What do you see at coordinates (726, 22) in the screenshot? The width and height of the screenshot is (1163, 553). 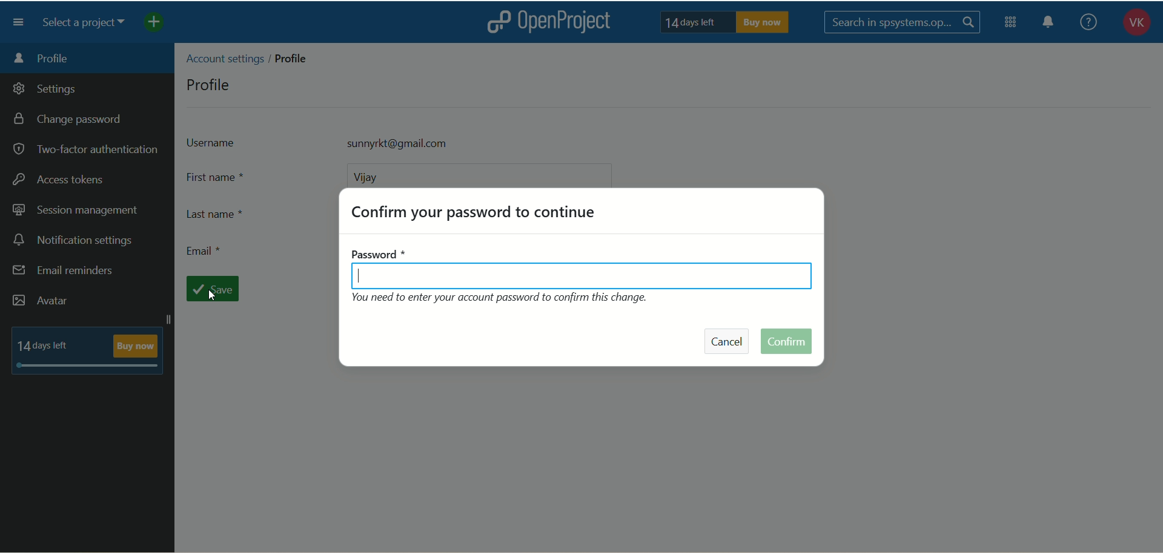 I see `text` at bounding box center [726, 22].